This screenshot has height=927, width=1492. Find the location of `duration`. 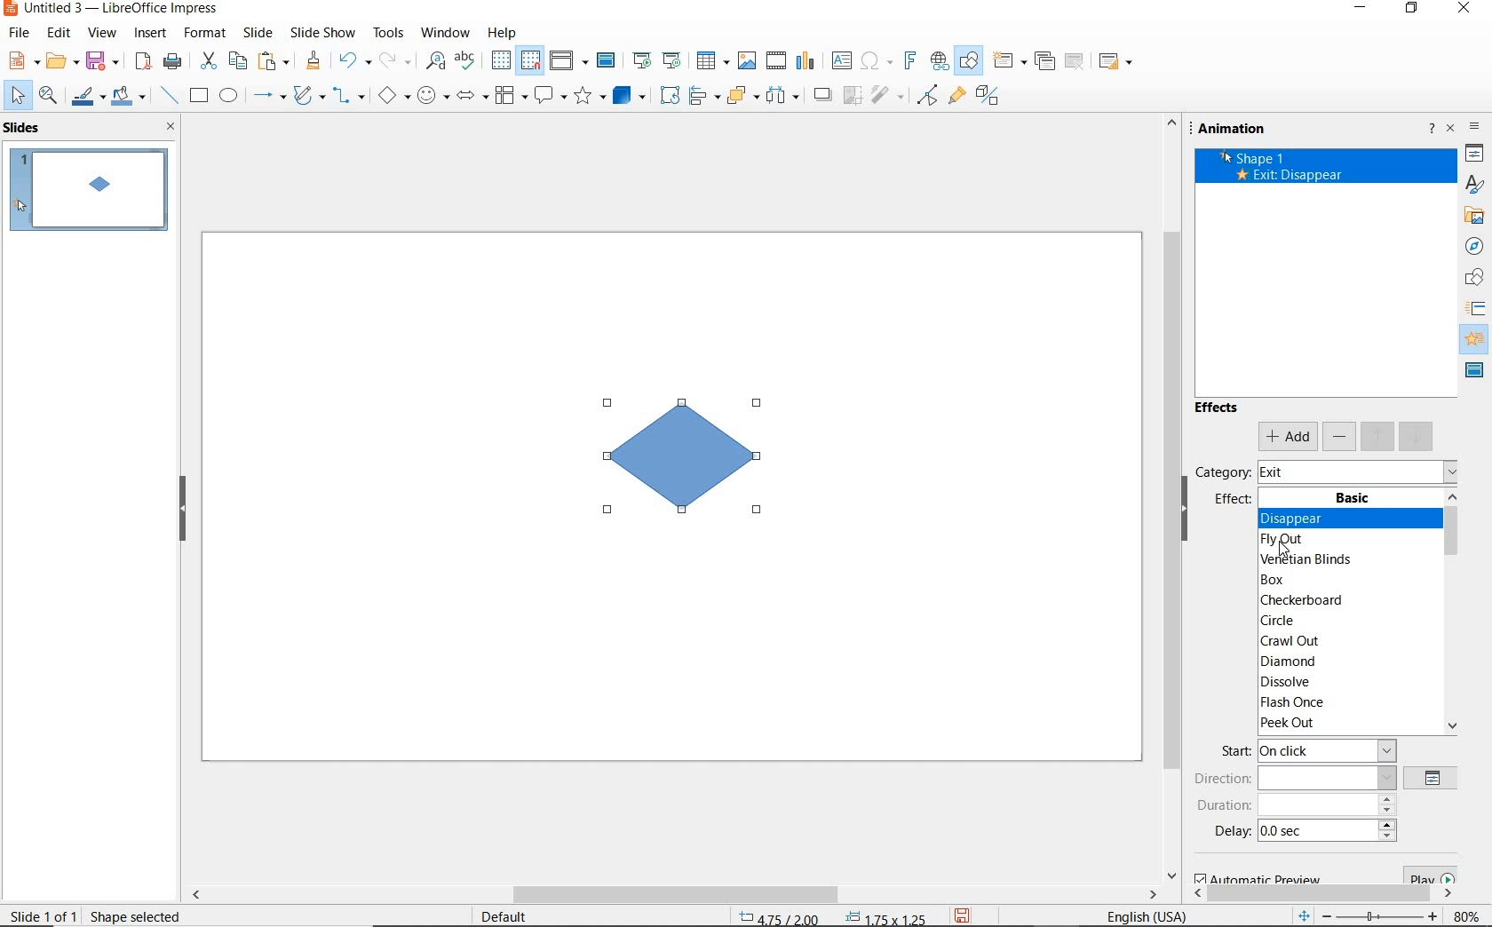

duration is located at coordinates (1298, 805).